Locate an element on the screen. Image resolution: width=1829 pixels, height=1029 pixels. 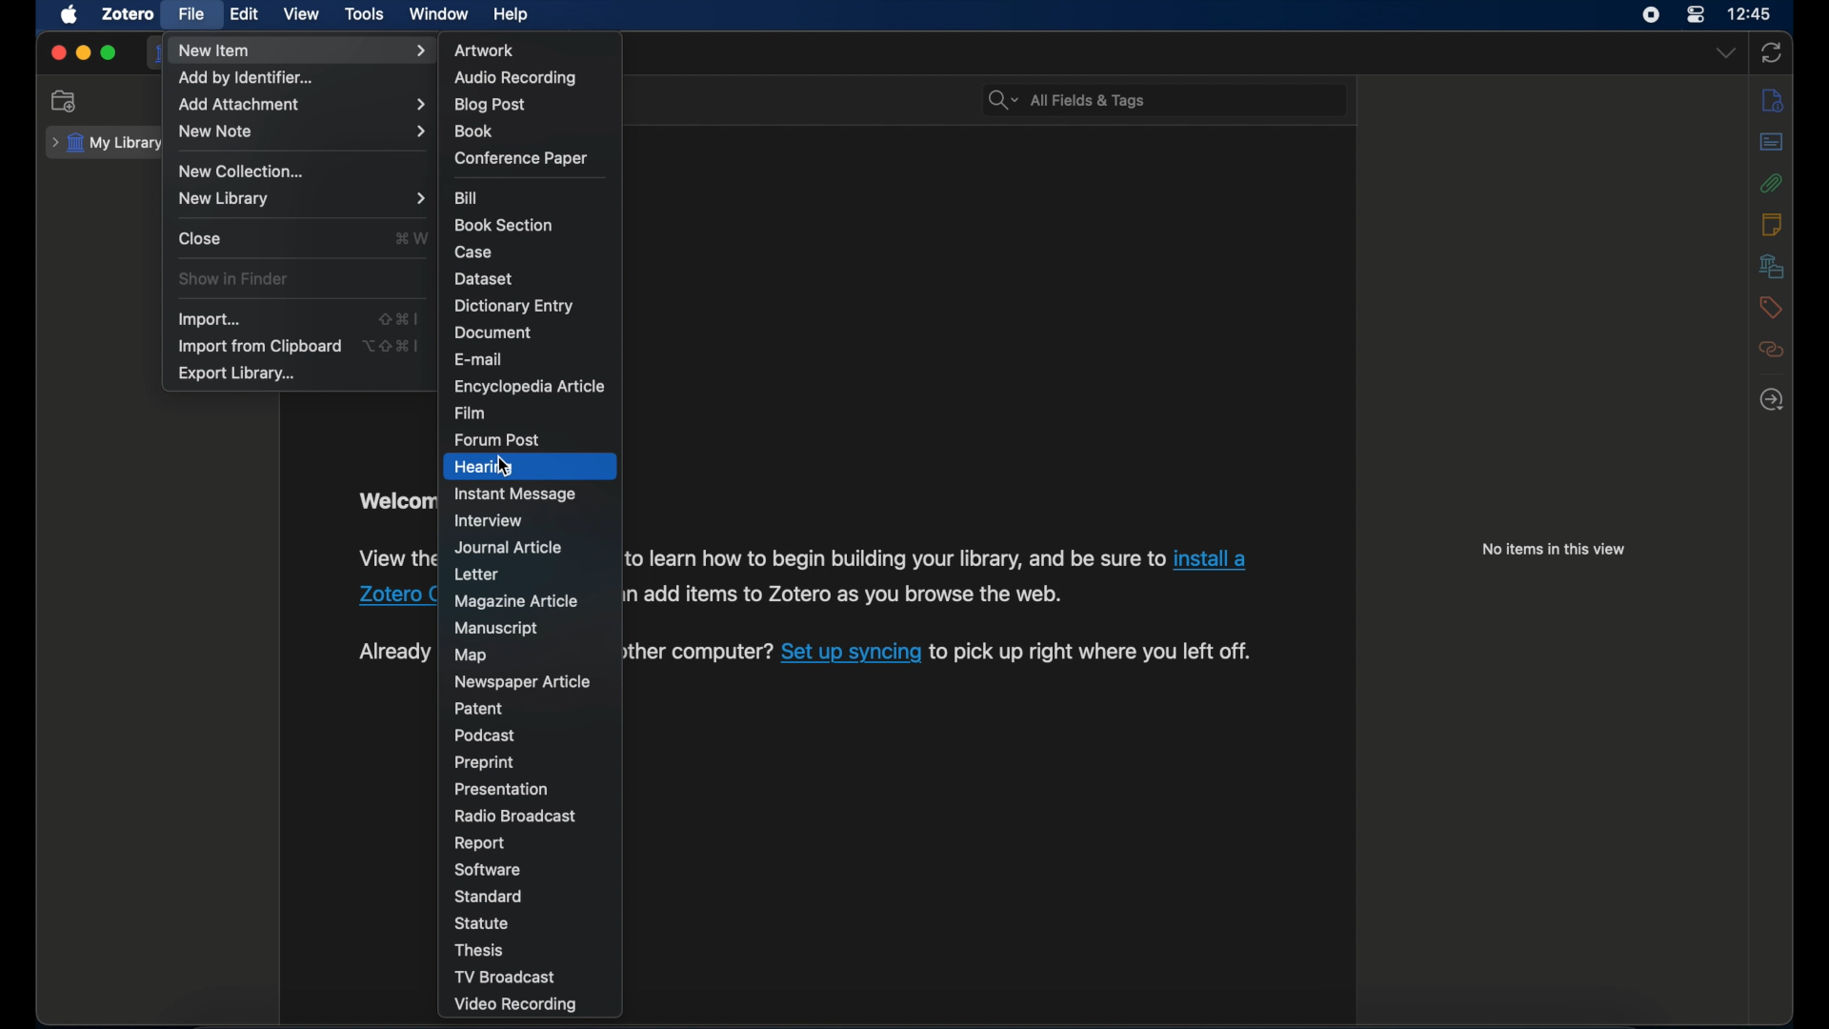
add by identifier is located at coordinates (245, 78).